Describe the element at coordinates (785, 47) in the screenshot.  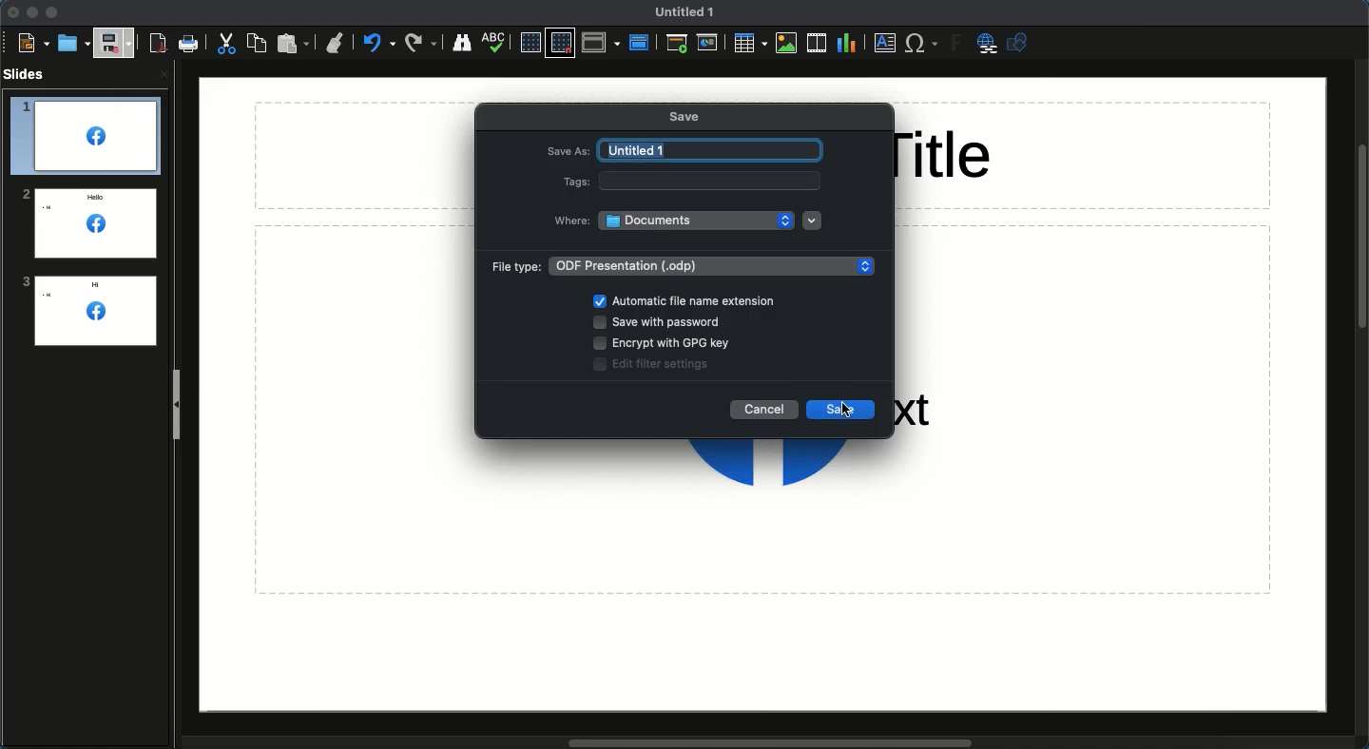
I see `Images` at that location.